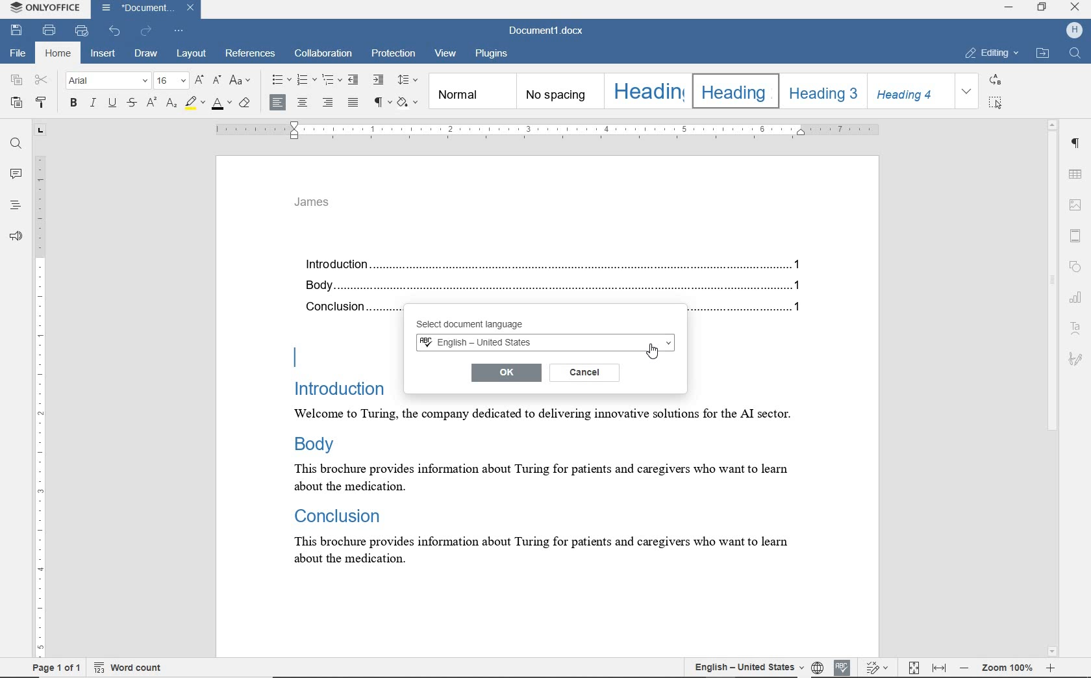  I want to click on , so click(336, 514).